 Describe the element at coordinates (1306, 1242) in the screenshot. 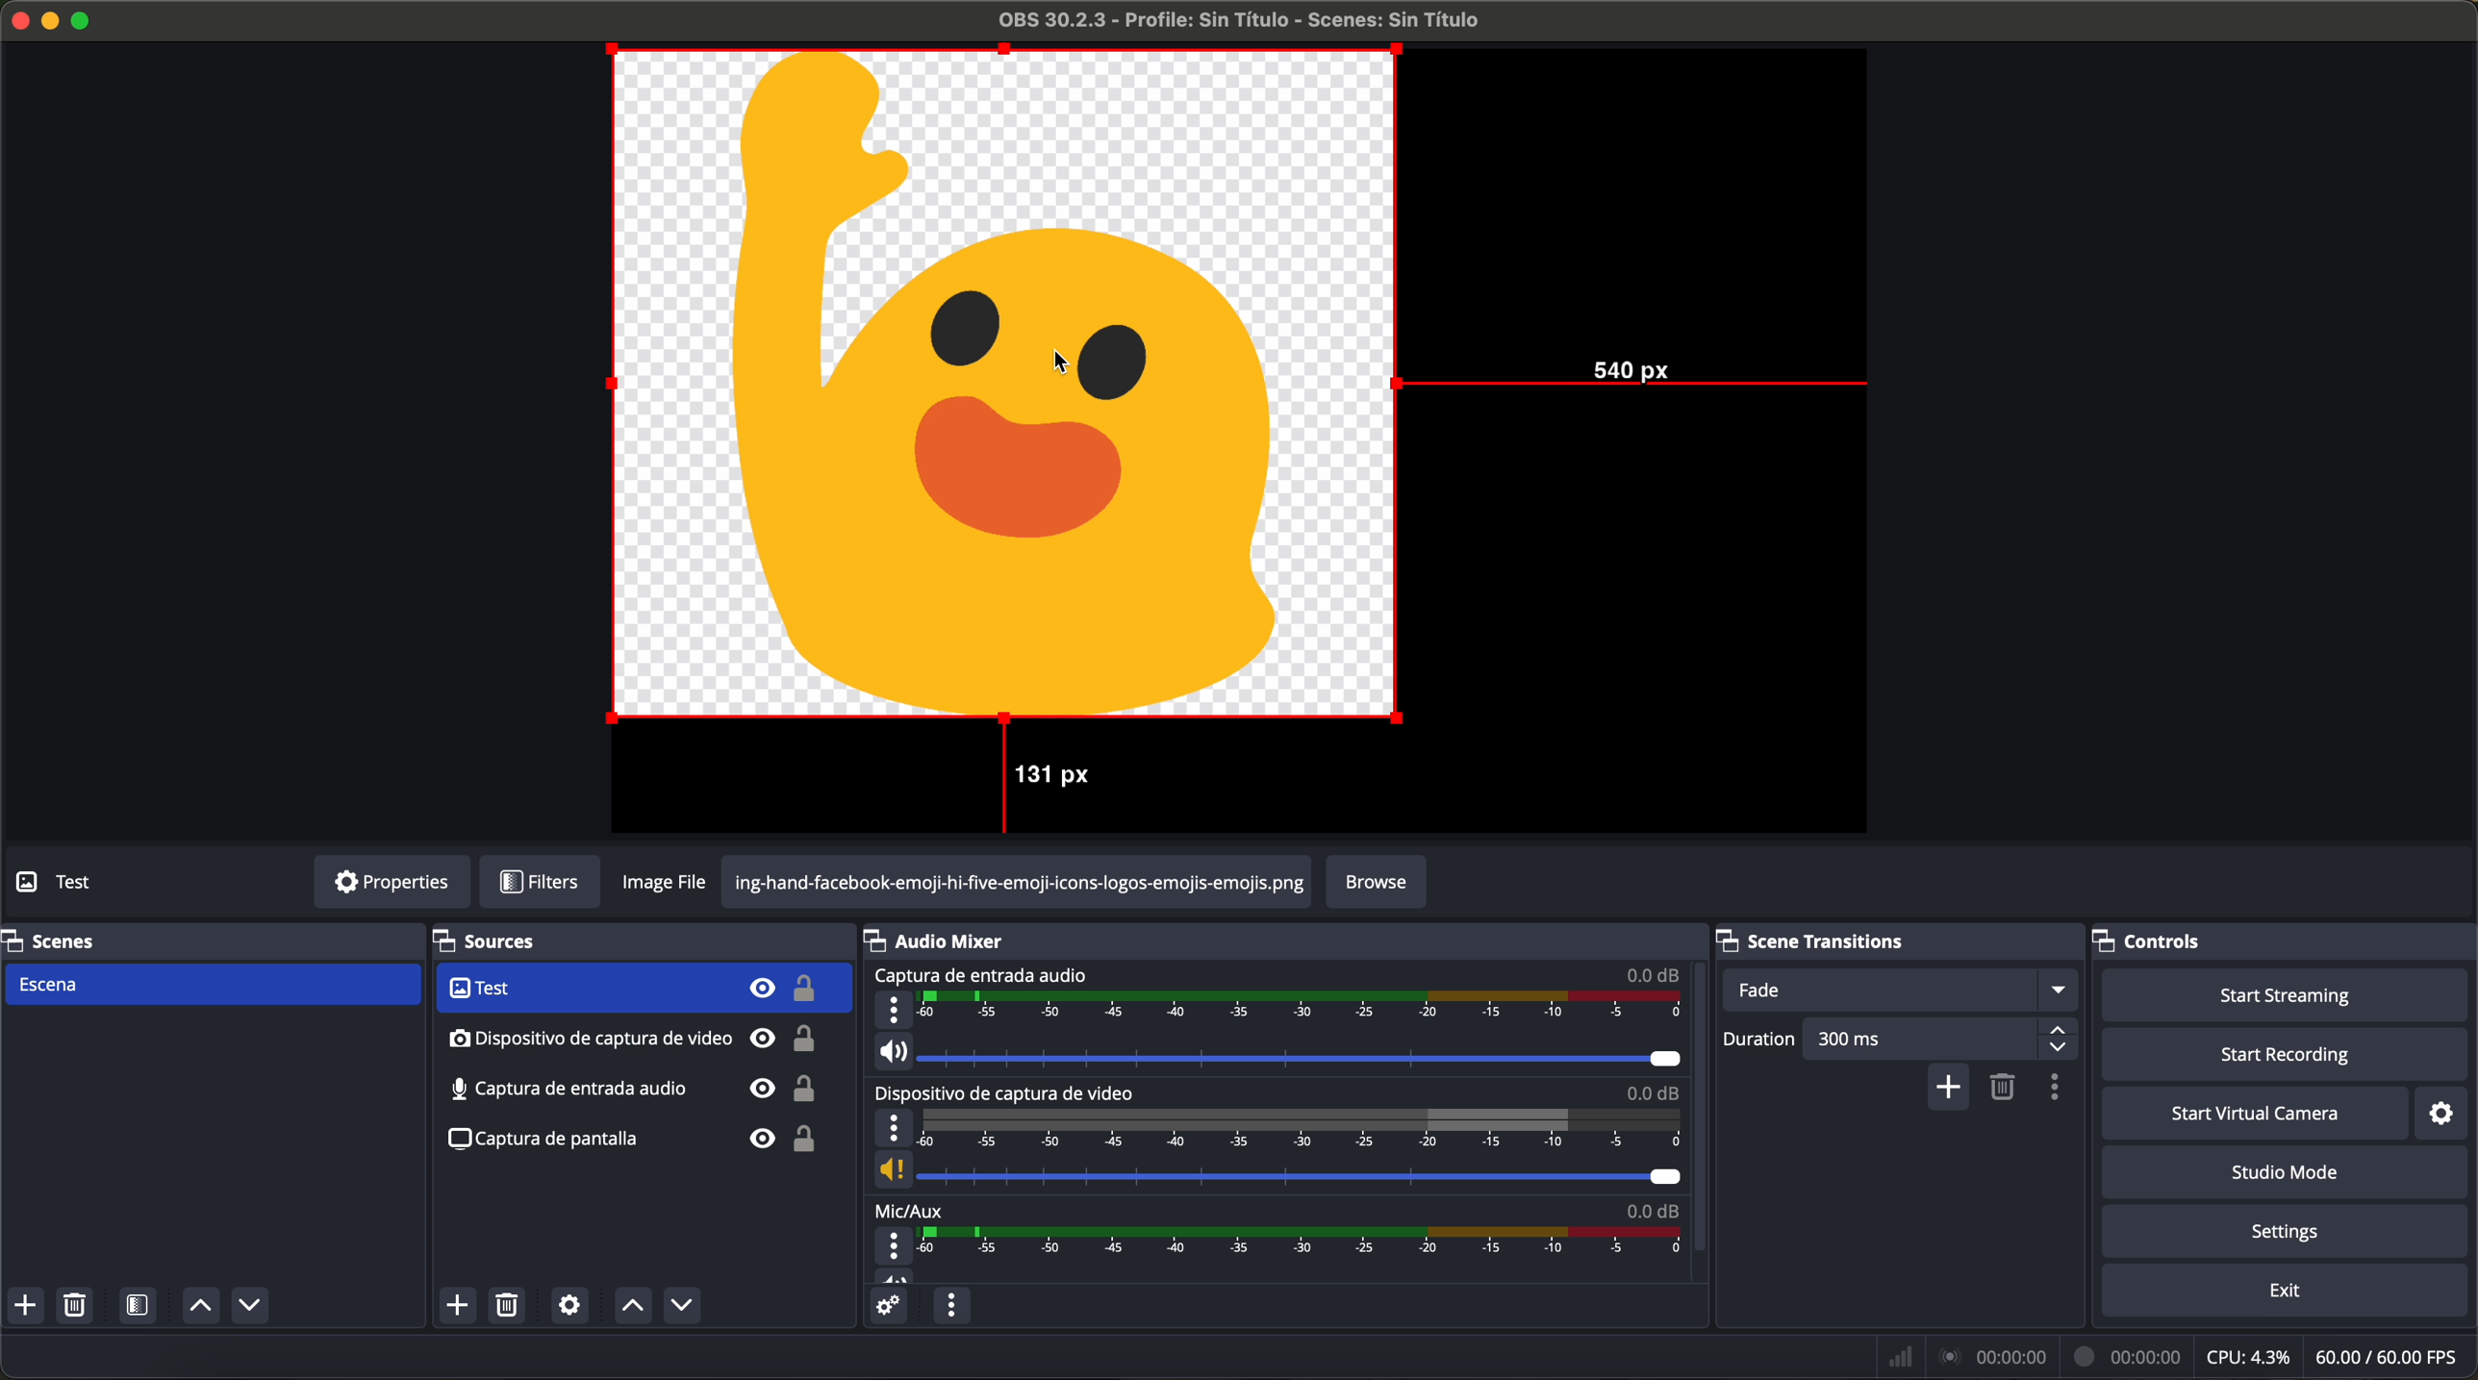

I see `timeline` at that location.